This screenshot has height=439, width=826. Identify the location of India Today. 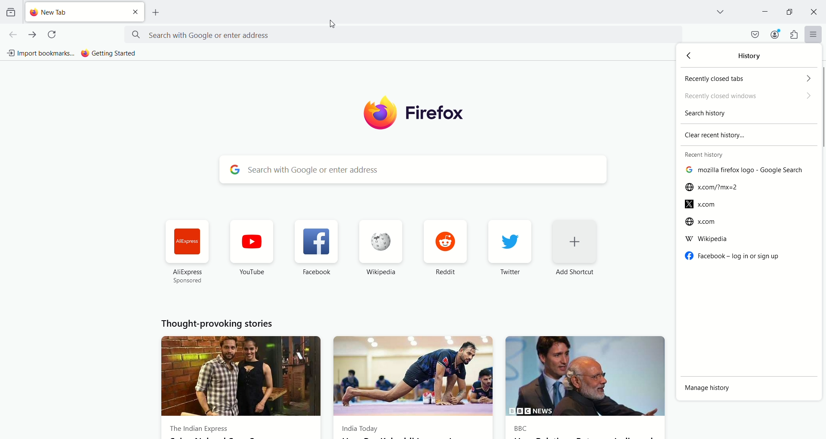
(412, 386).